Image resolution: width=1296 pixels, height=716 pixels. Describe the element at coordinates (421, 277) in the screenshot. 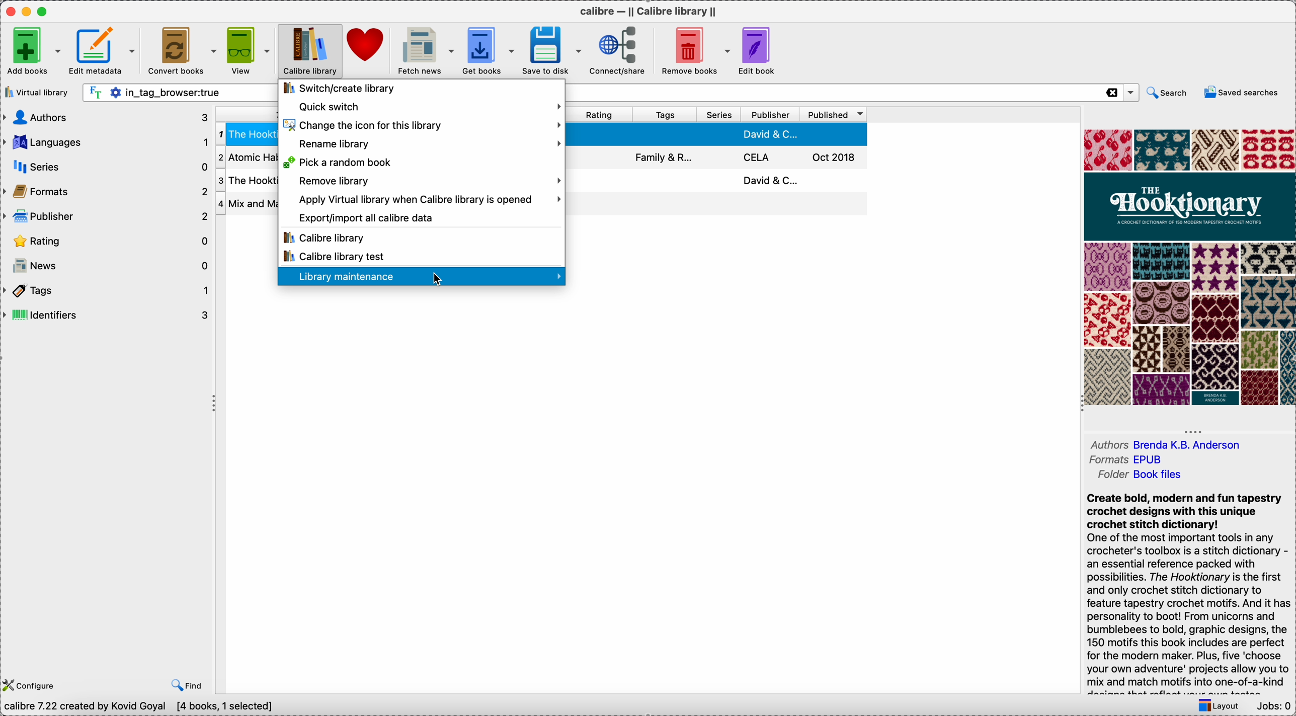

I see `click on library maintenance` at that location.